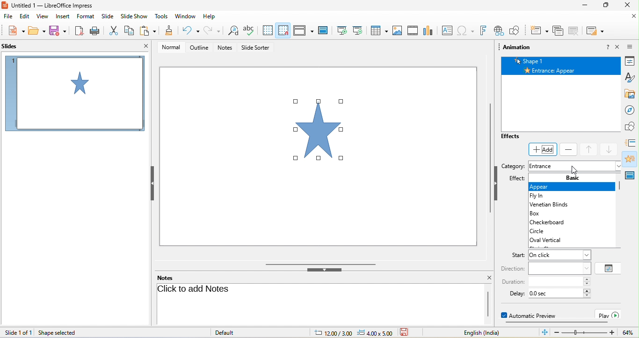 This screenshot has width=639, height=338. Describe the element at coordinates (483, 31) in the screenshot. I see `fontwork text` at that location.